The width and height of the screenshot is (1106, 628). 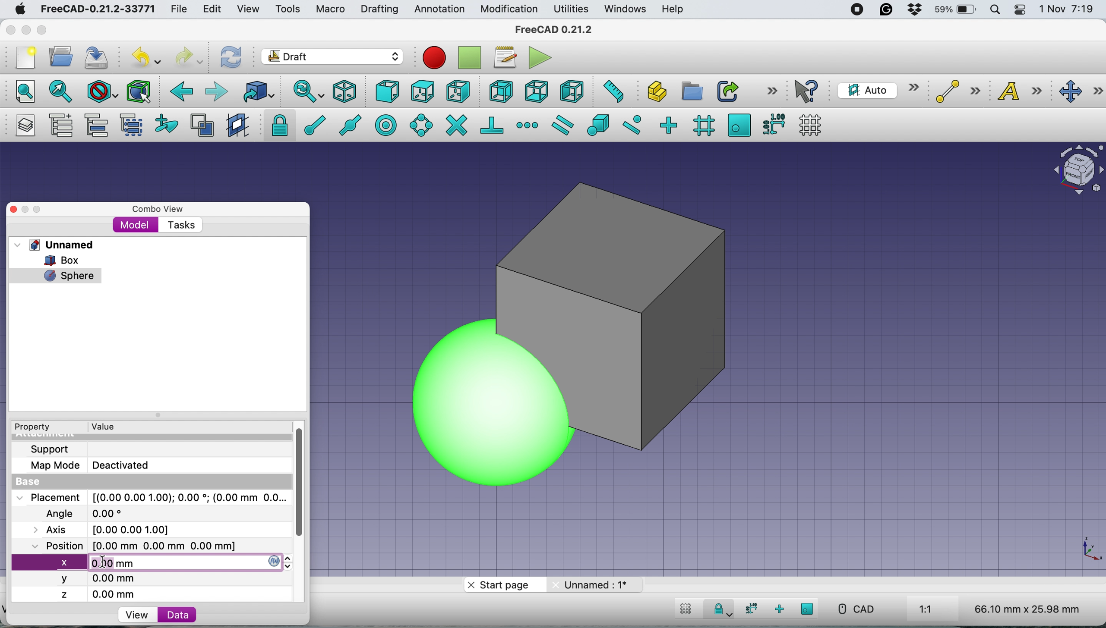 I want to click on axis, so click(x=111, y=529).